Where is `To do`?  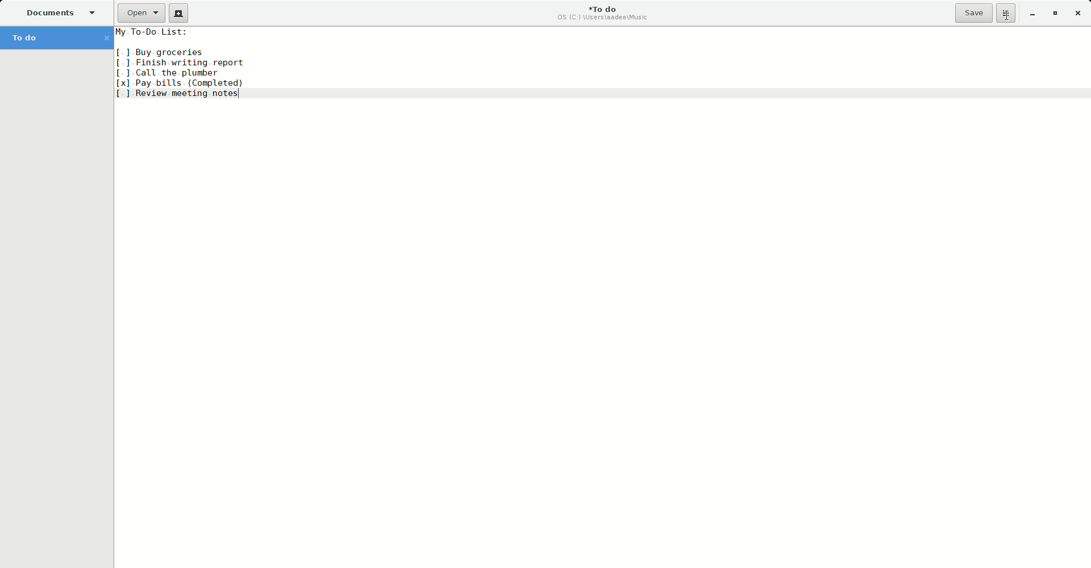 To do is located at coordinates (55, 37).